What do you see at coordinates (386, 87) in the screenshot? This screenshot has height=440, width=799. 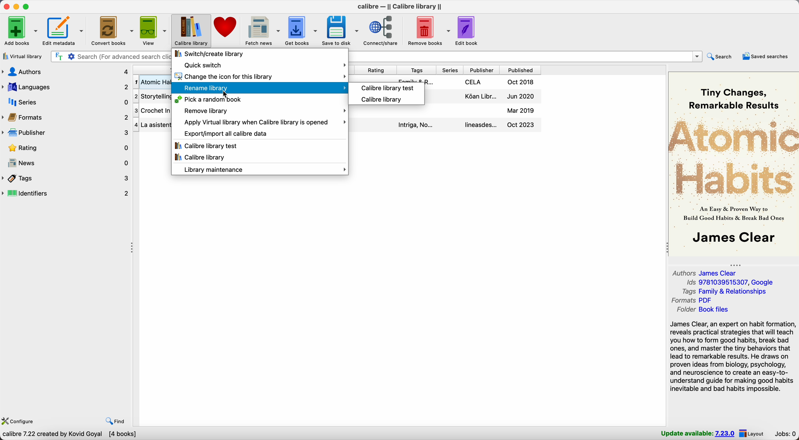 I see `calibre library test` at bounding box center [386, 87].